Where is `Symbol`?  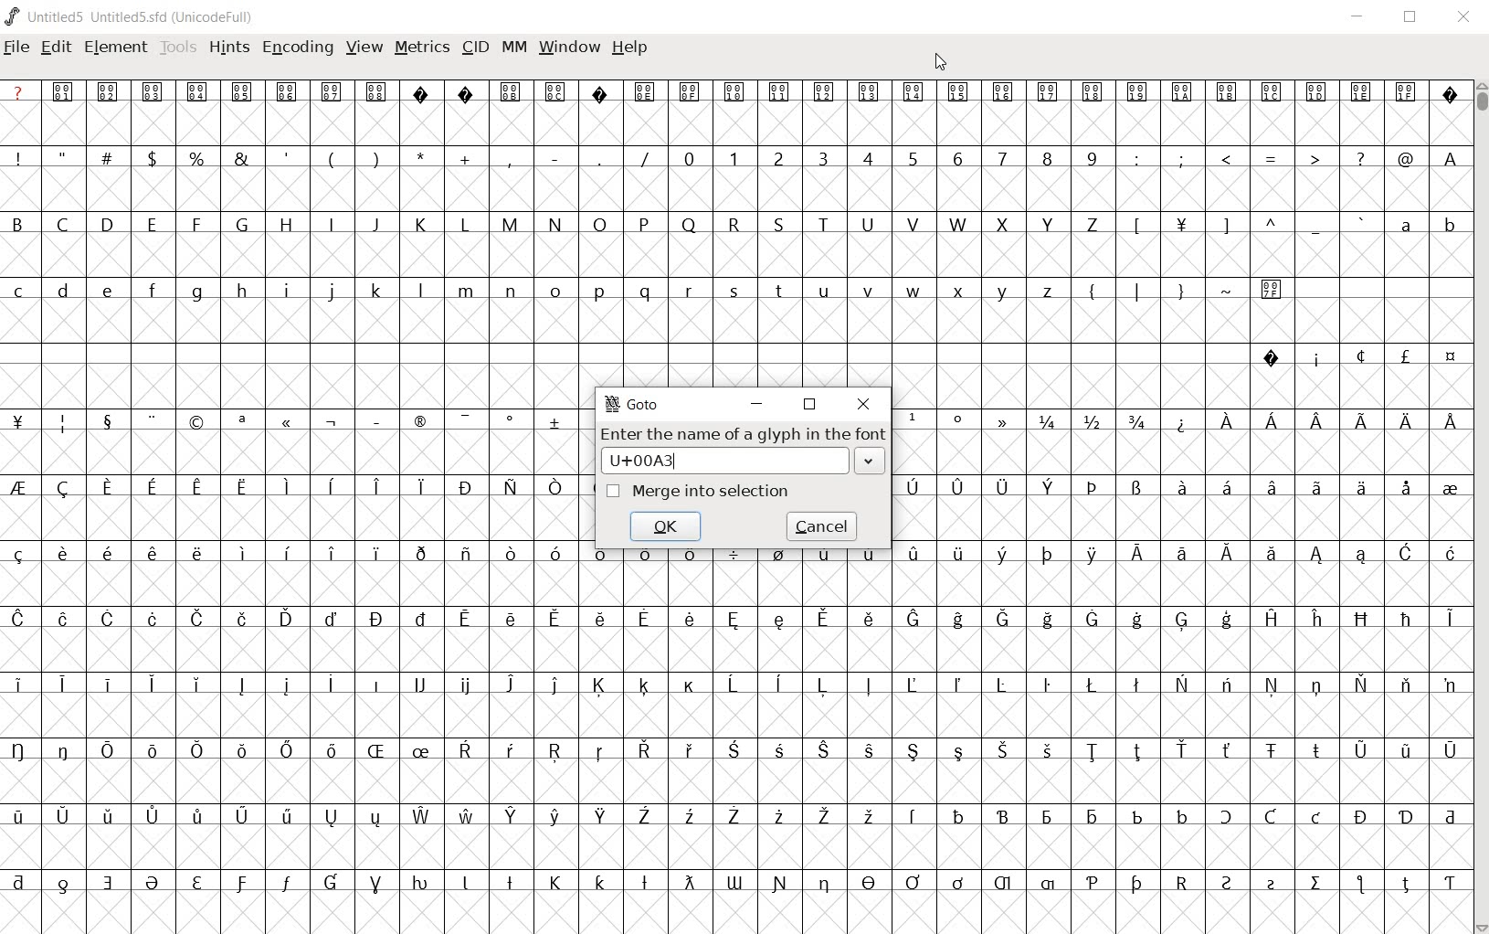
Symbol is located at coordinates (645, 620).